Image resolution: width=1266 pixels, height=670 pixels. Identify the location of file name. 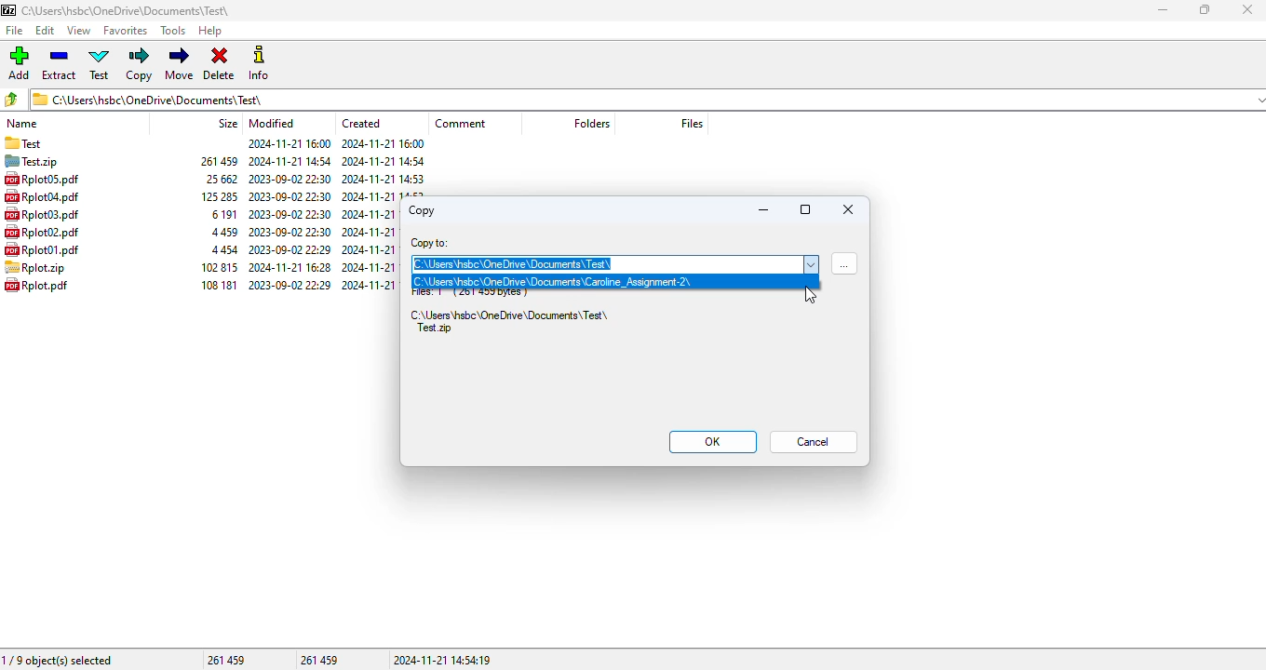
(36, 285).